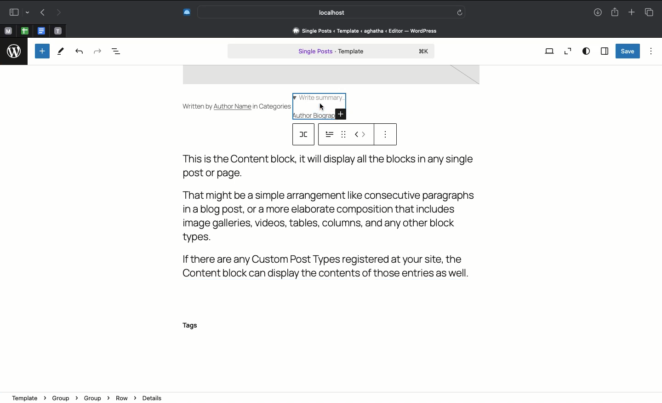  Describe the element at coordinates (79, 52) in the screenshot. I see `Undo` at that location.